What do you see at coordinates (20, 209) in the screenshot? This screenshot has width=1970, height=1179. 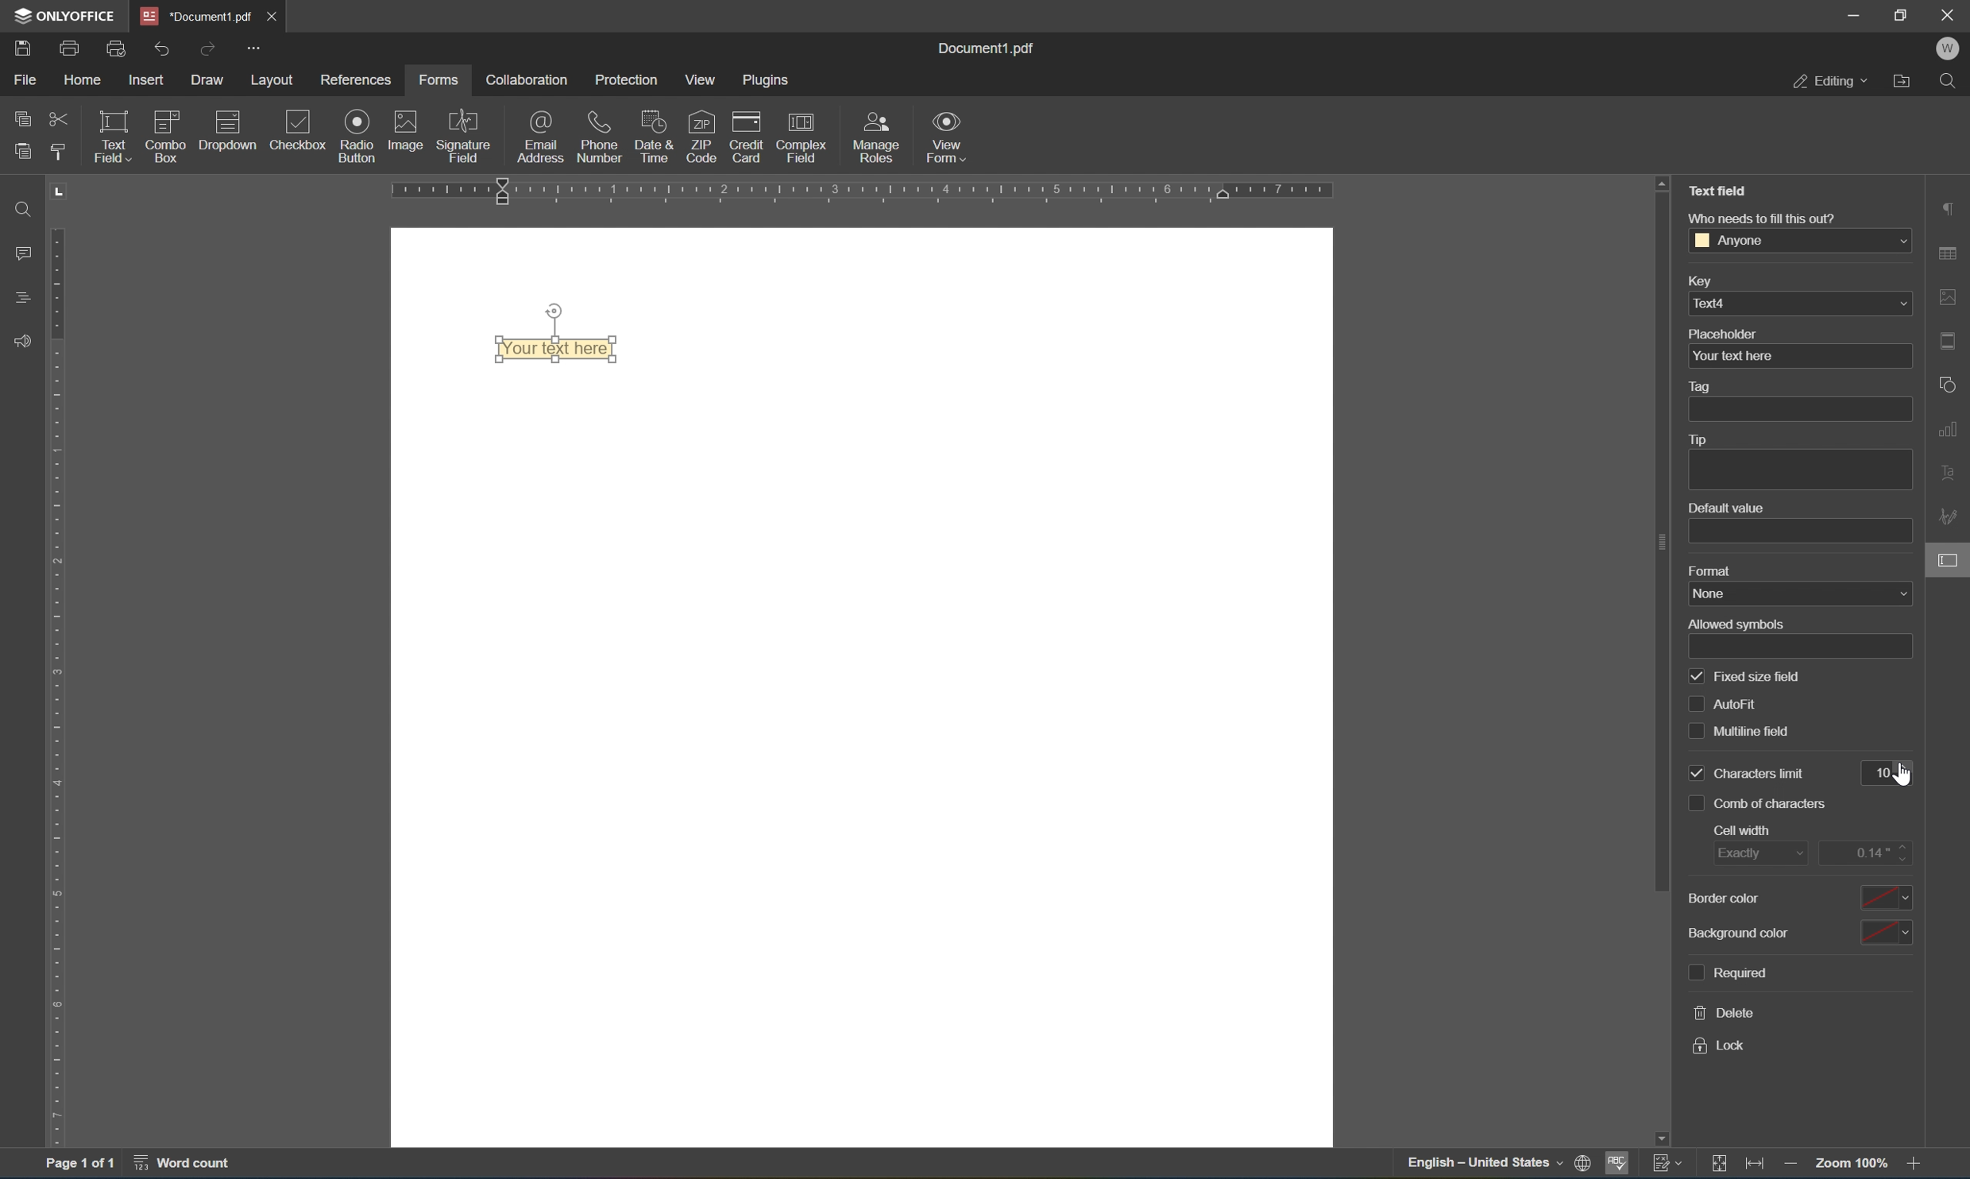 I see `find` at bounding box center [20, 209].